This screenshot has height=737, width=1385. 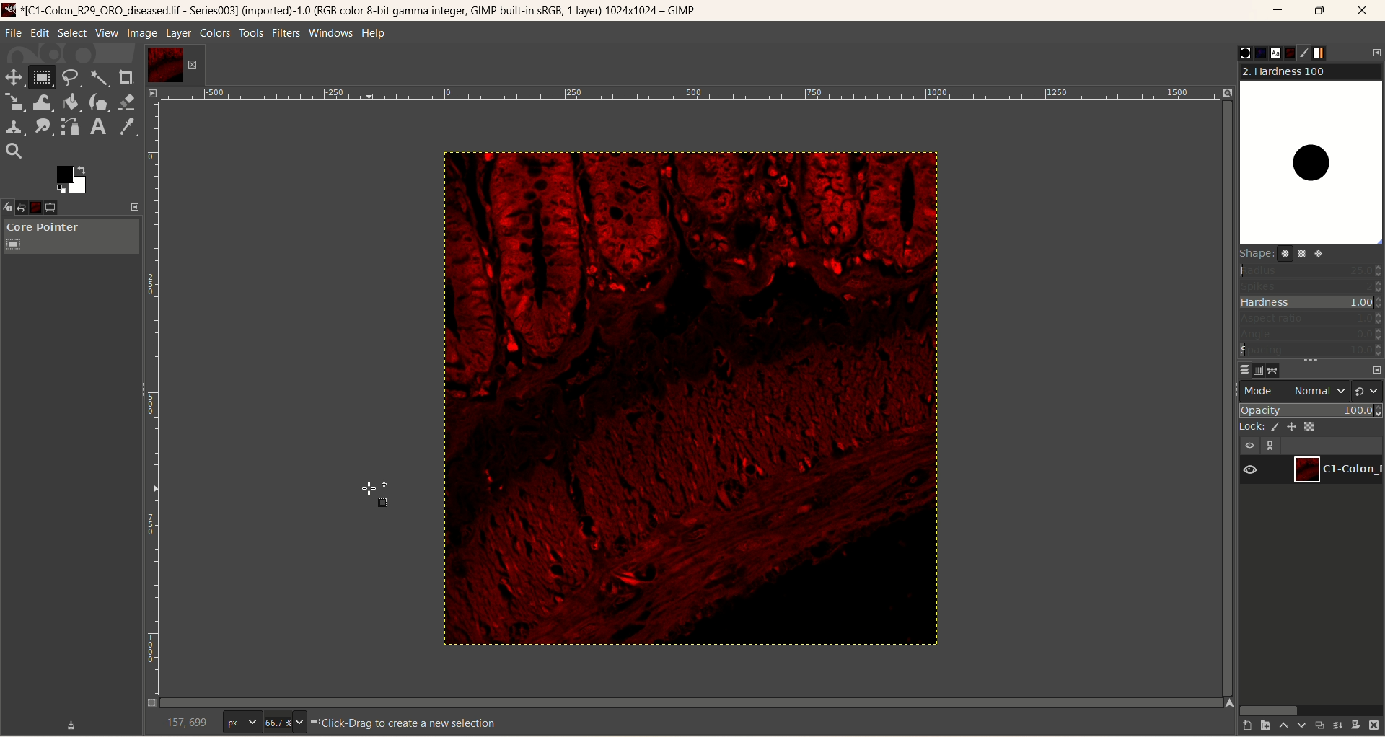 I want to click on expand, so click(x=136, y=206).